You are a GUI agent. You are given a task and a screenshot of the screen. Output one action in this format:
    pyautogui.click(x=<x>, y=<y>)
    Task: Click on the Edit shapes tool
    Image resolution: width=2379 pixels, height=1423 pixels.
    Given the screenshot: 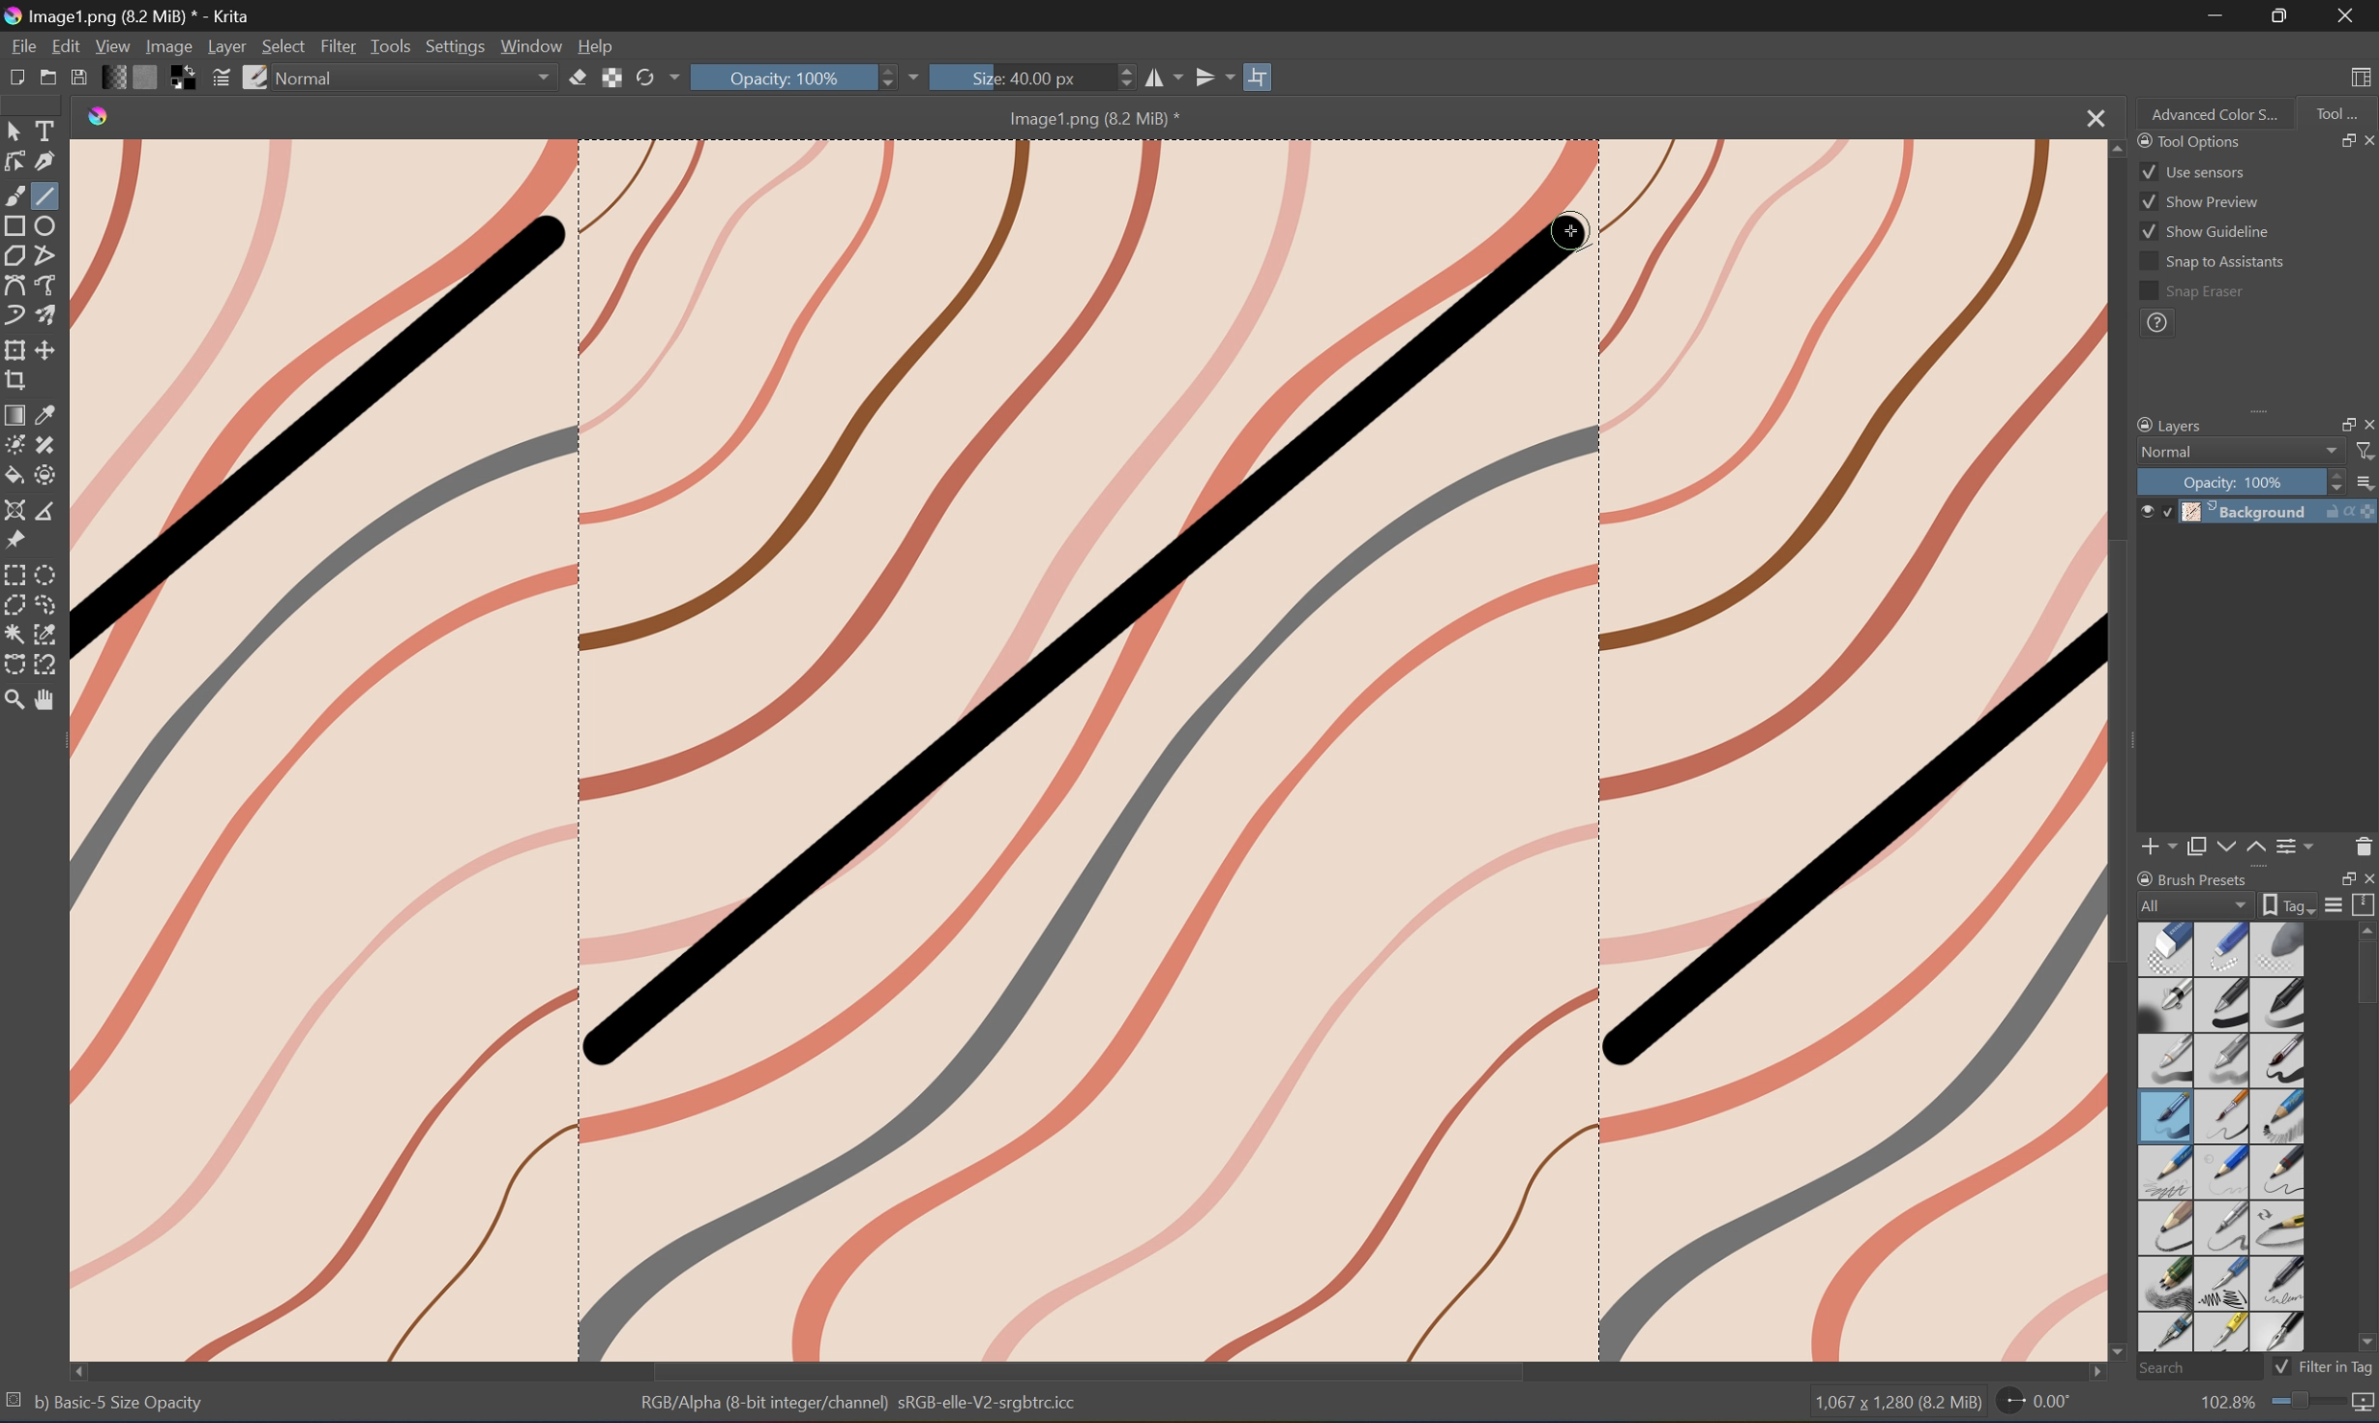 What is the action you would take?
    pyautogui.click(x=15, y=162)
    